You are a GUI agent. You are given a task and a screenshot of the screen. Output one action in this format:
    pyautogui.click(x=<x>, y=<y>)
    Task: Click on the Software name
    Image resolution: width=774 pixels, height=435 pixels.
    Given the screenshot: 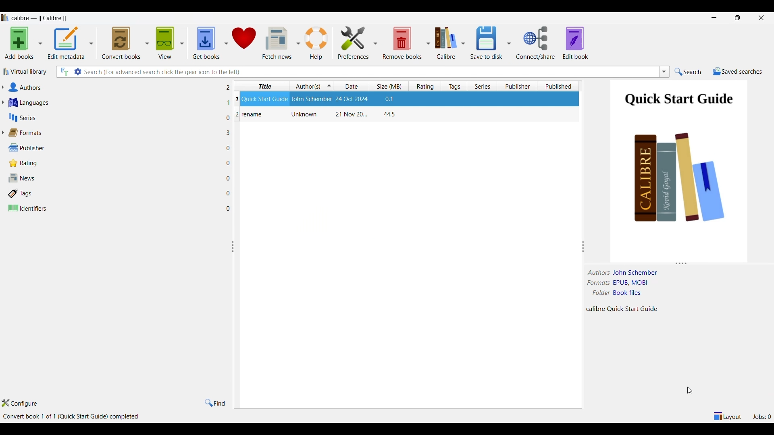 What is the action you would take?
    pyautogui.click(x=41, y=18)
    